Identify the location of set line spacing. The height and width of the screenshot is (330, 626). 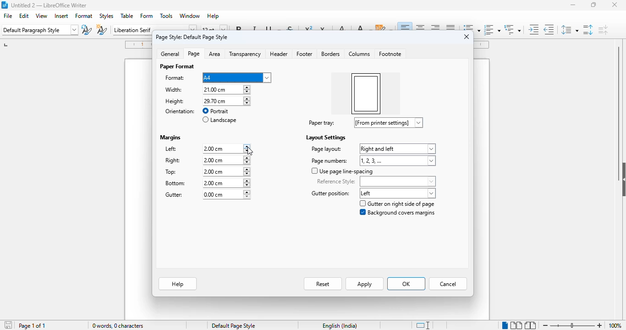
(569, 30).